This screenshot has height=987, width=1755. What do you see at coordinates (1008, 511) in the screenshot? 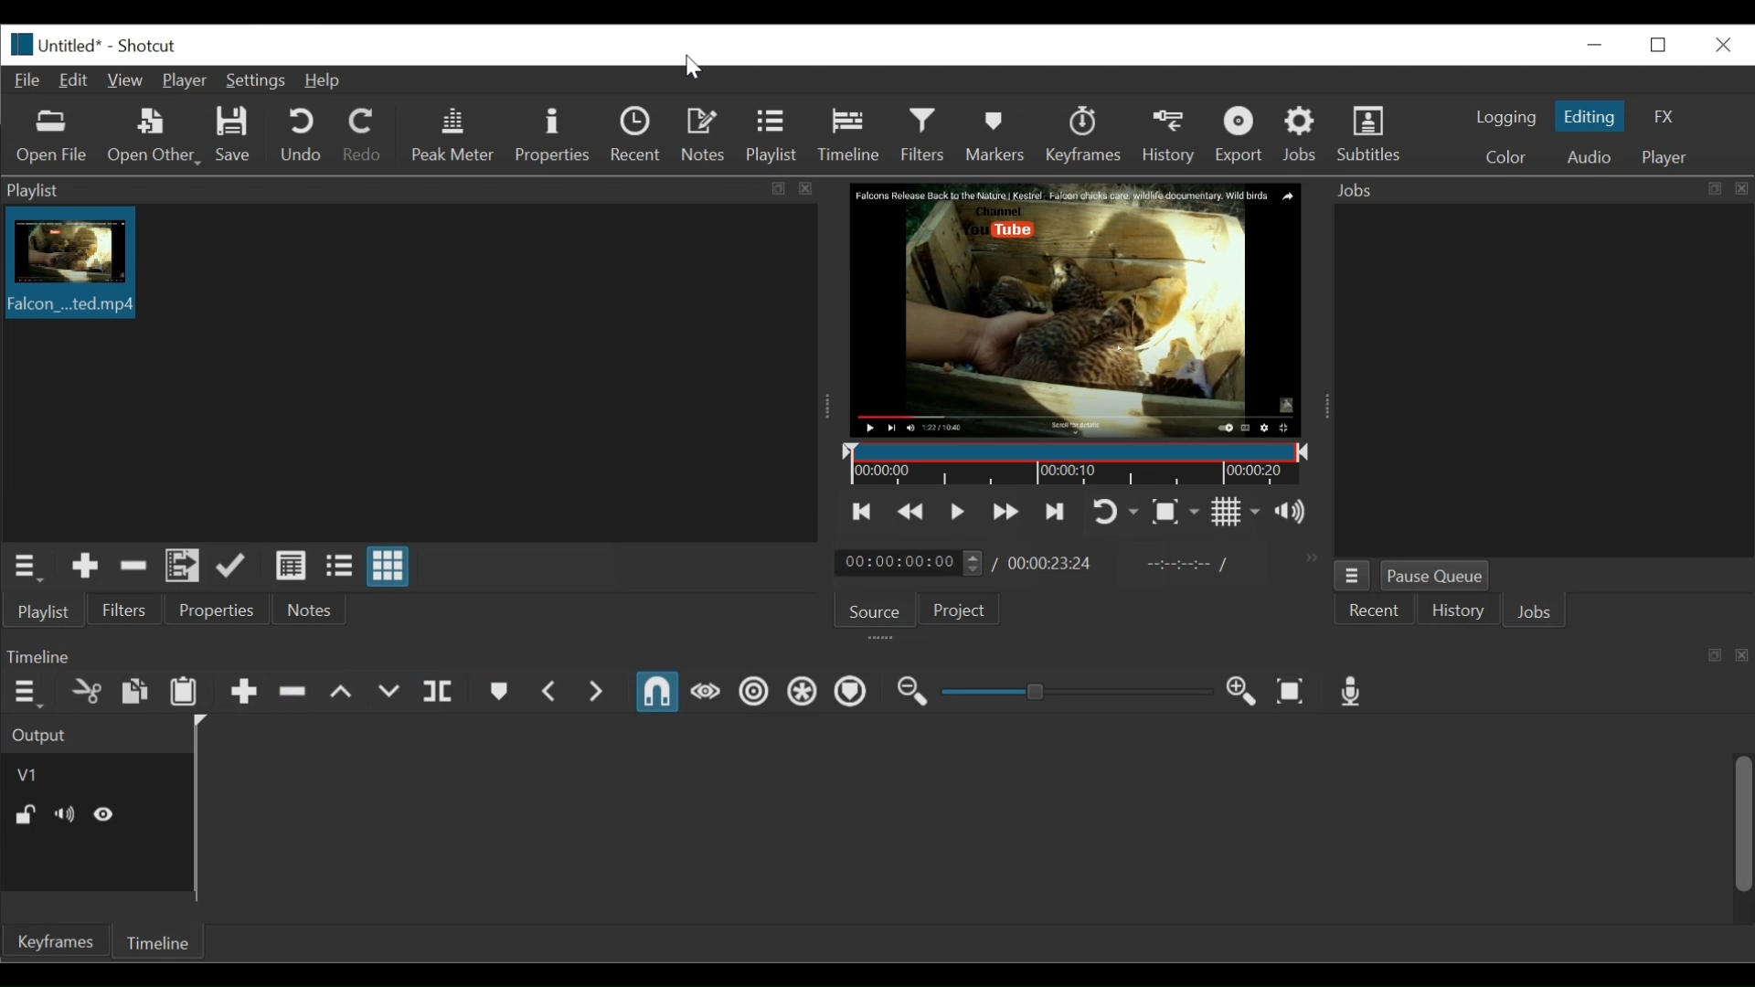
I see `Play quickly forward` at bounding box center [1008, 511].